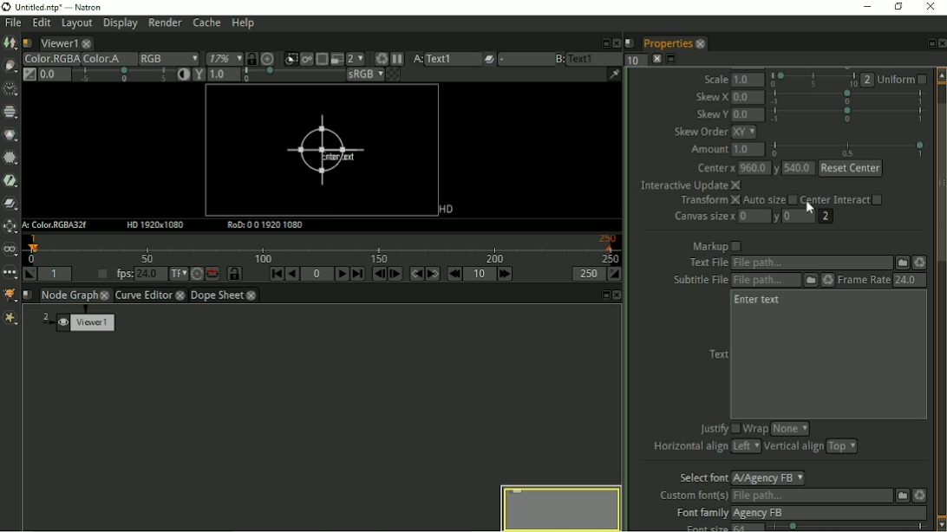 This screenshot has height=532, width=947. Describe the element at coordinates (748, 97) in the screenshot. I see `0.0` at that location.